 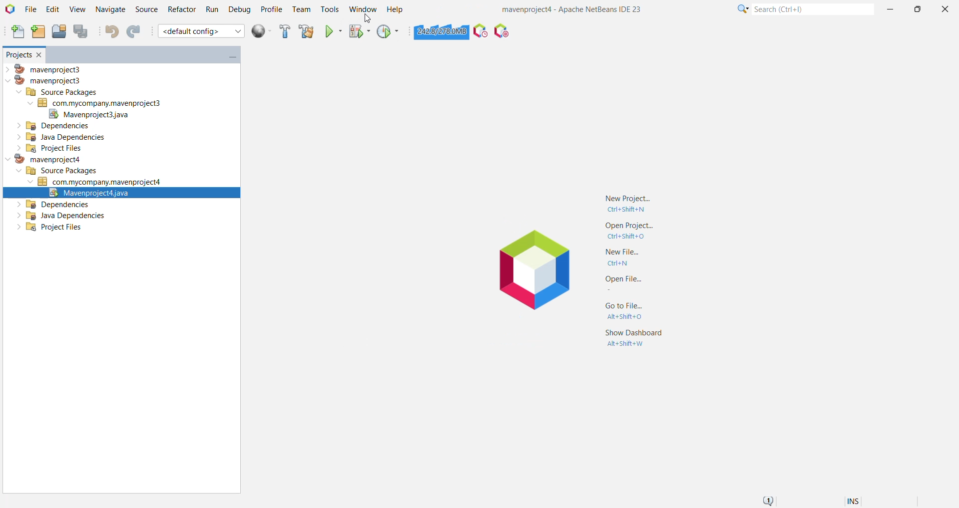 What do you see at coordinates (51, 9) in the screenshot?
I see `Edit` at bounding box center [51, 9].